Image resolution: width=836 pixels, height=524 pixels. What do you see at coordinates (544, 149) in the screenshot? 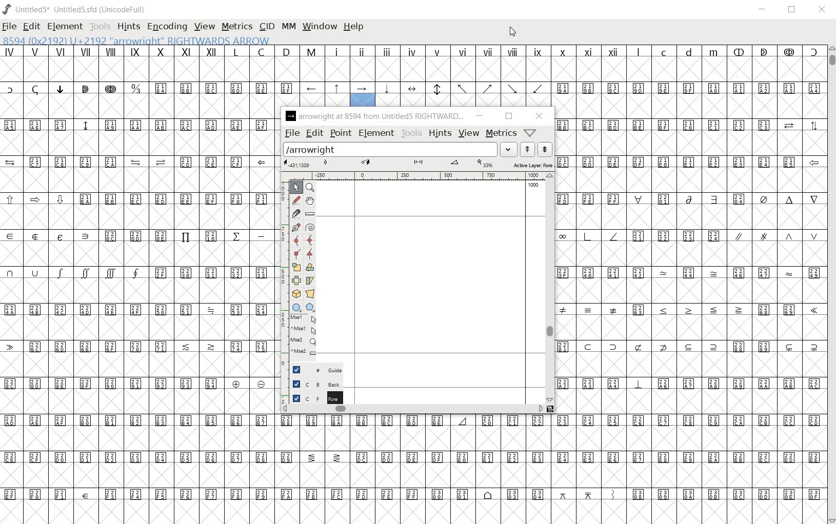
I see `show the previous word on the list` at bounding box center [544, 149].